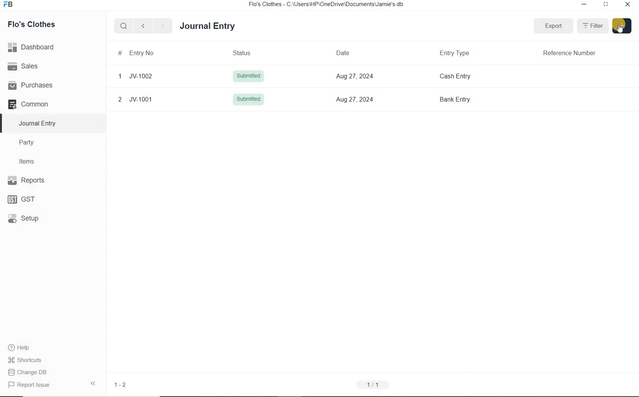  Describe the element at coordinates (368, 76) in the screenshot. I see `1 Jv-1002 ‘Submitted Aug 27, 2024 Cash Entry` at that location.